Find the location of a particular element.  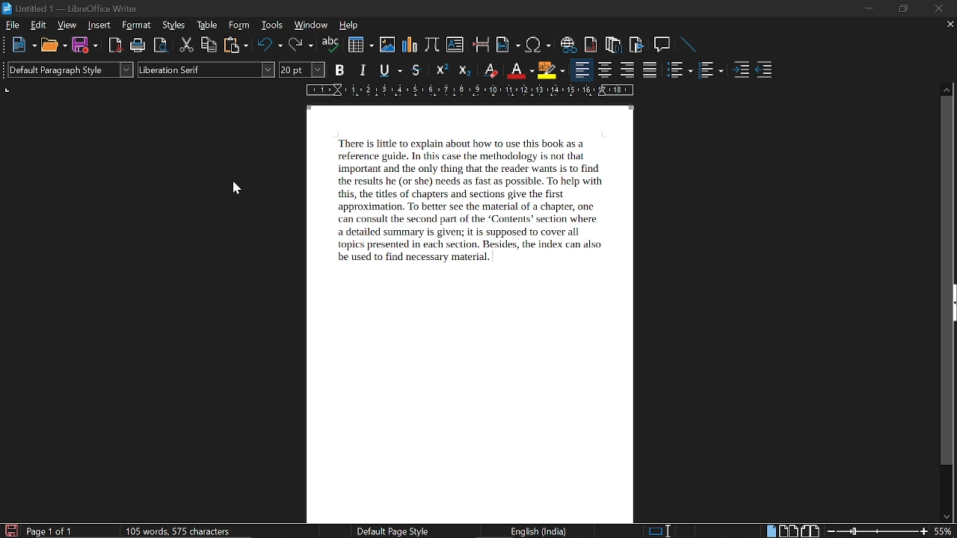

italic is located at coordinates (363, 69).